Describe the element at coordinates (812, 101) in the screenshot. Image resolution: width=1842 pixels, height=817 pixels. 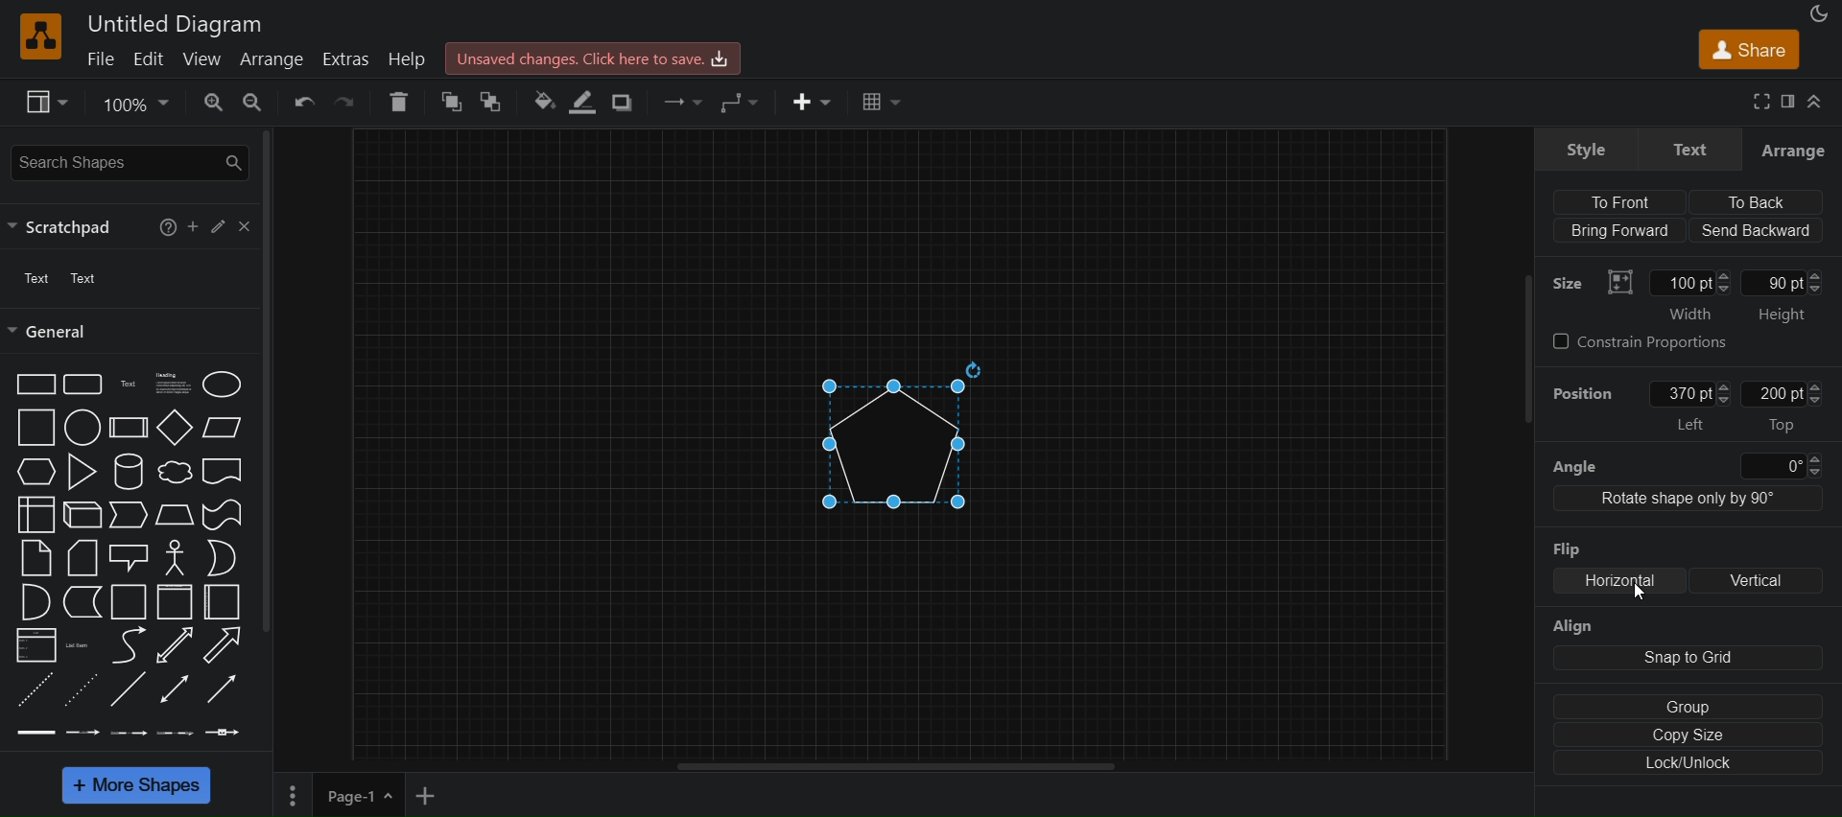
I see `insert` at that location.